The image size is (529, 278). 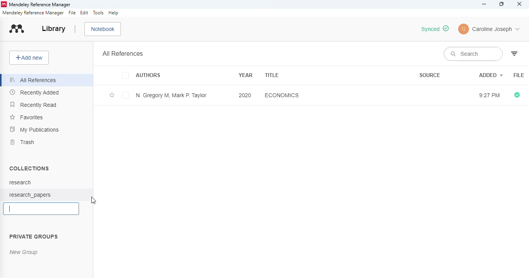 I want to click on user icon, so click(x=464, y=29).